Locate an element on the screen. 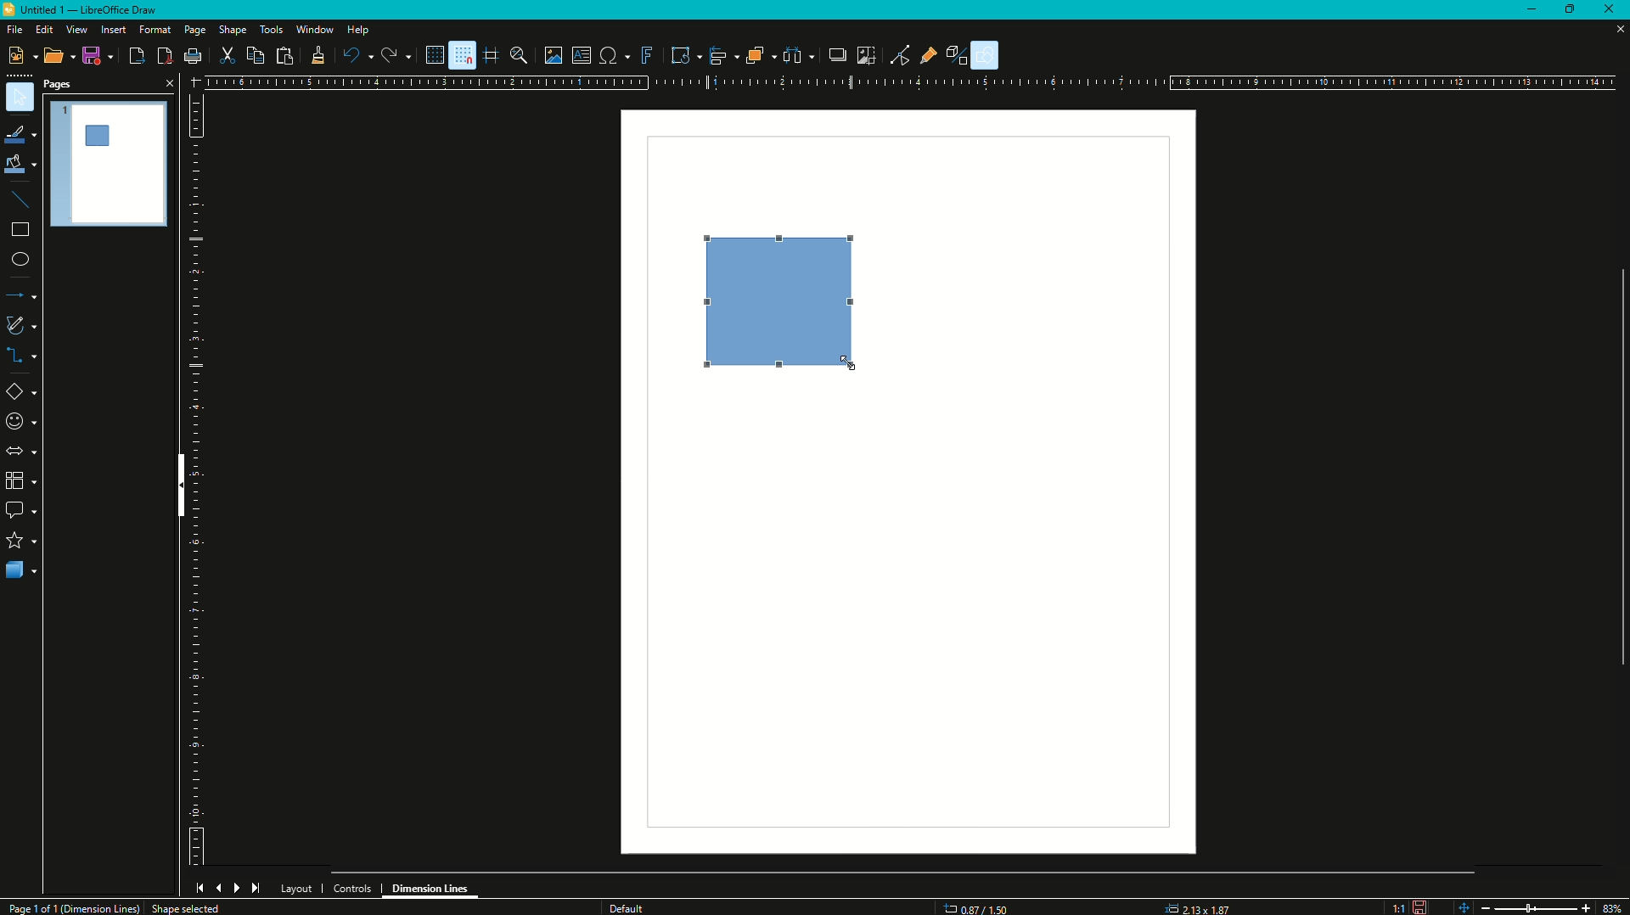 This screenshot has height=915, width=1630. Shadow is located at coordinates (833, 55).